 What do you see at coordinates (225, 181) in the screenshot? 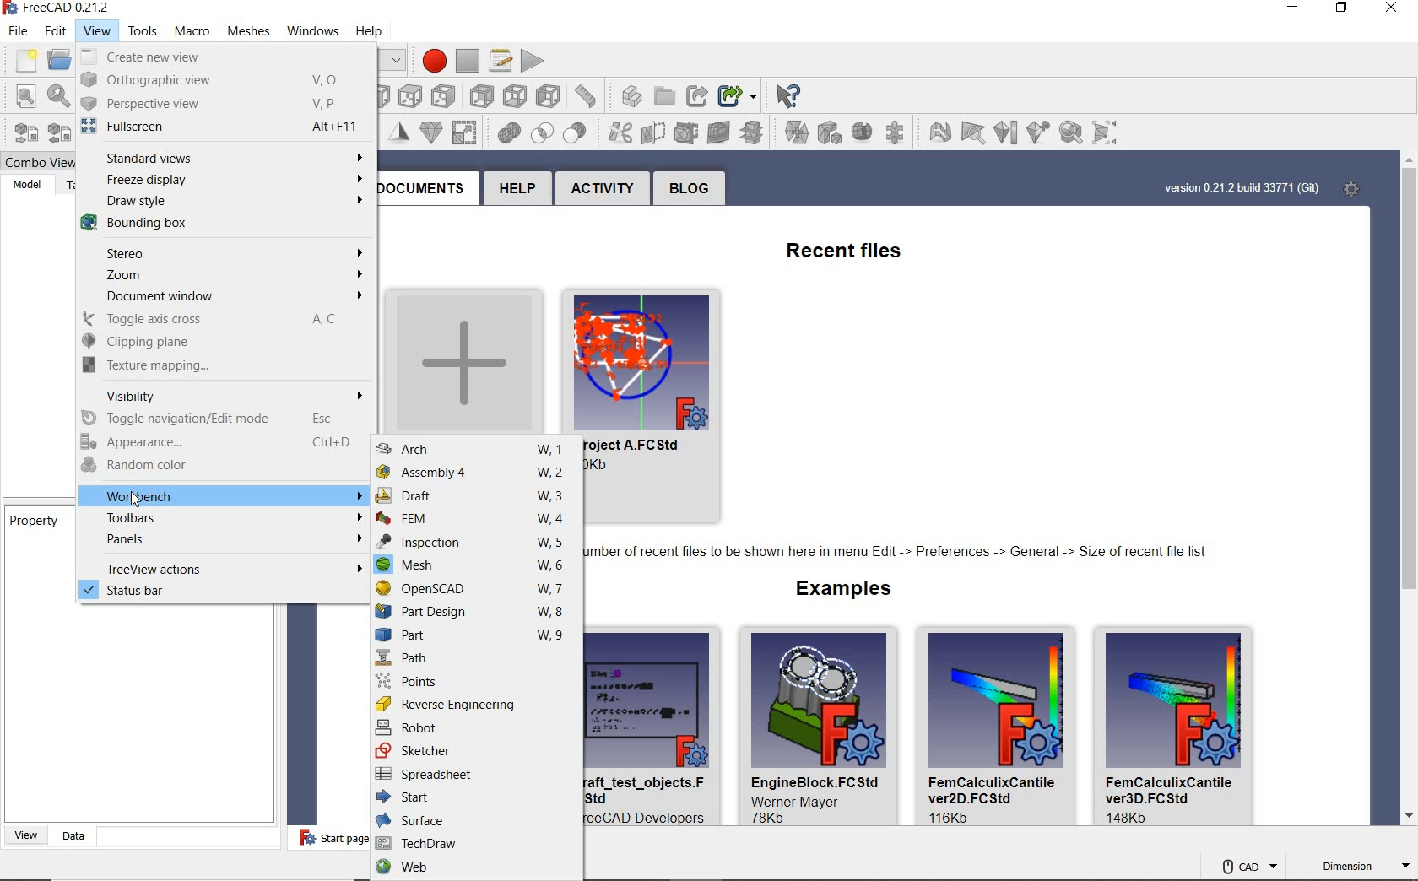
I see `freeze display` at bounding box center [225, 181].